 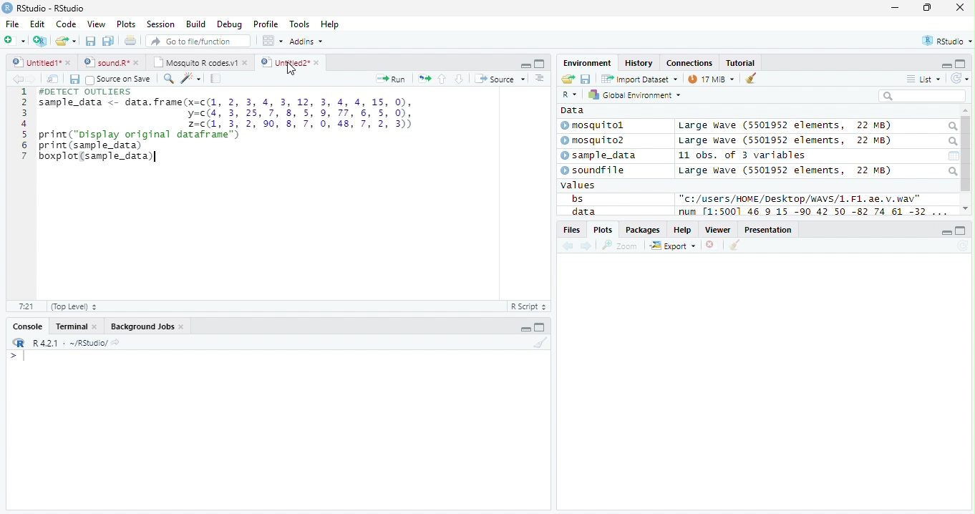 What do you see at coordinates (424, 79) in the screenshot?
I see `Re-run the previous code` at bounding box center [424, 79].